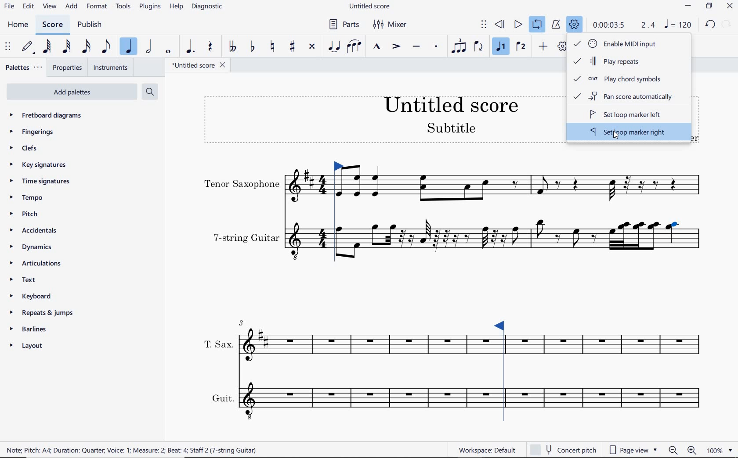  I want to click on ACCIDENTALS, so click(32, 232).